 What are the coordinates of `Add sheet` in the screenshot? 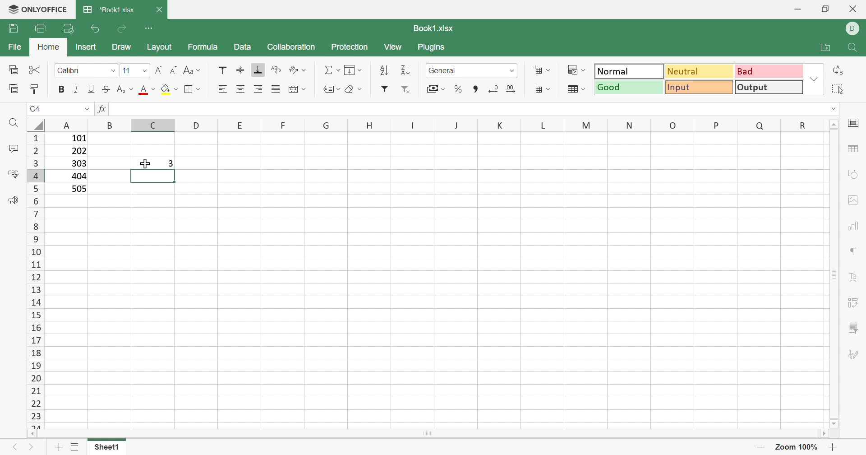 It's located at (59, 447).